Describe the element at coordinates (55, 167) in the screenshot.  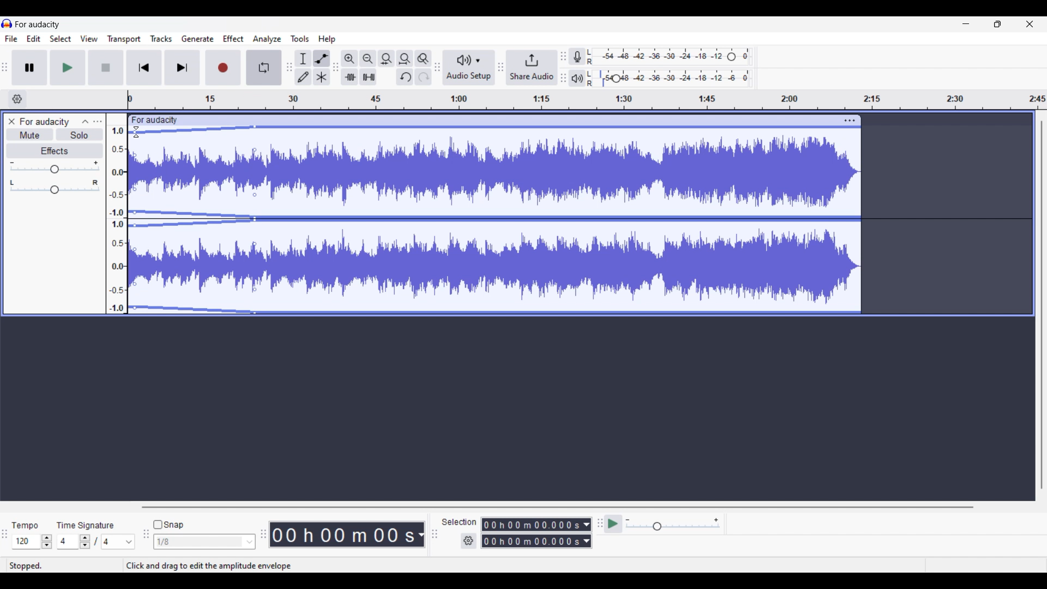
I see `Volume slider` at that location.